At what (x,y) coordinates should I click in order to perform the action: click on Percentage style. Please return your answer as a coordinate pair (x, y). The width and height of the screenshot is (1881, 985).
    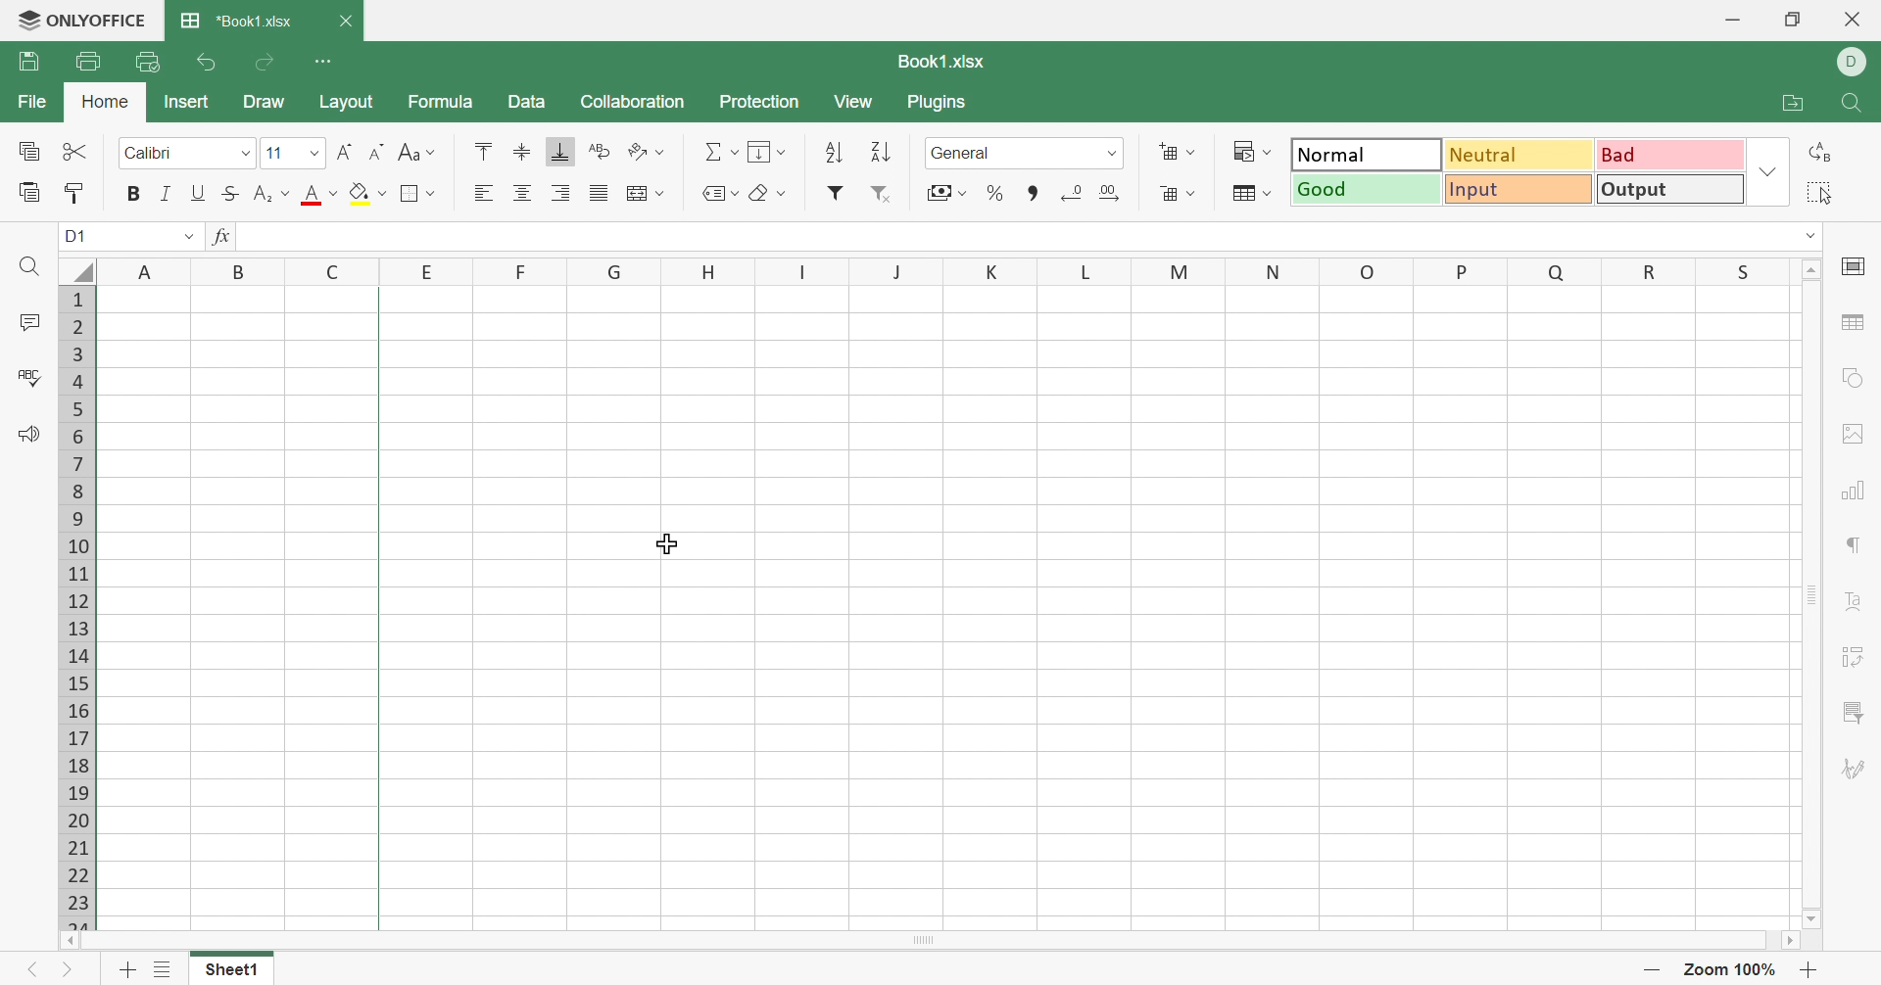
    Looking at the image, I should click on (996, 196).